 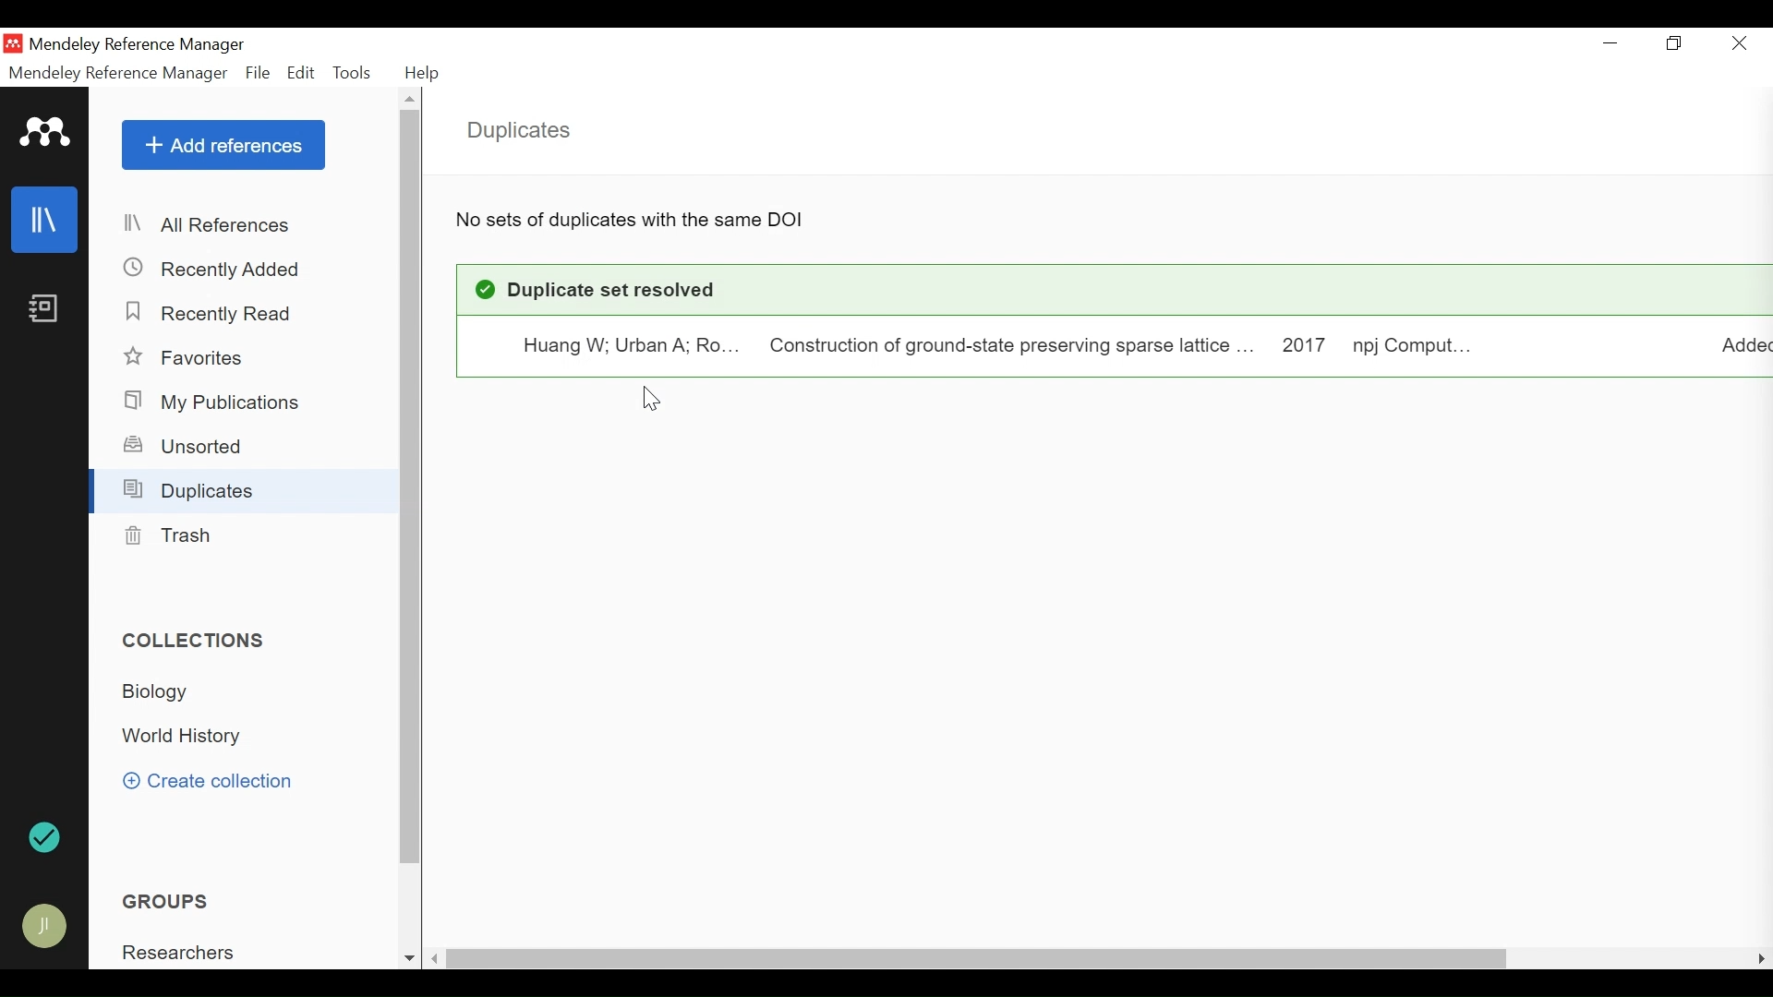 I want to click on Notebook, so click(x=43, y=308).